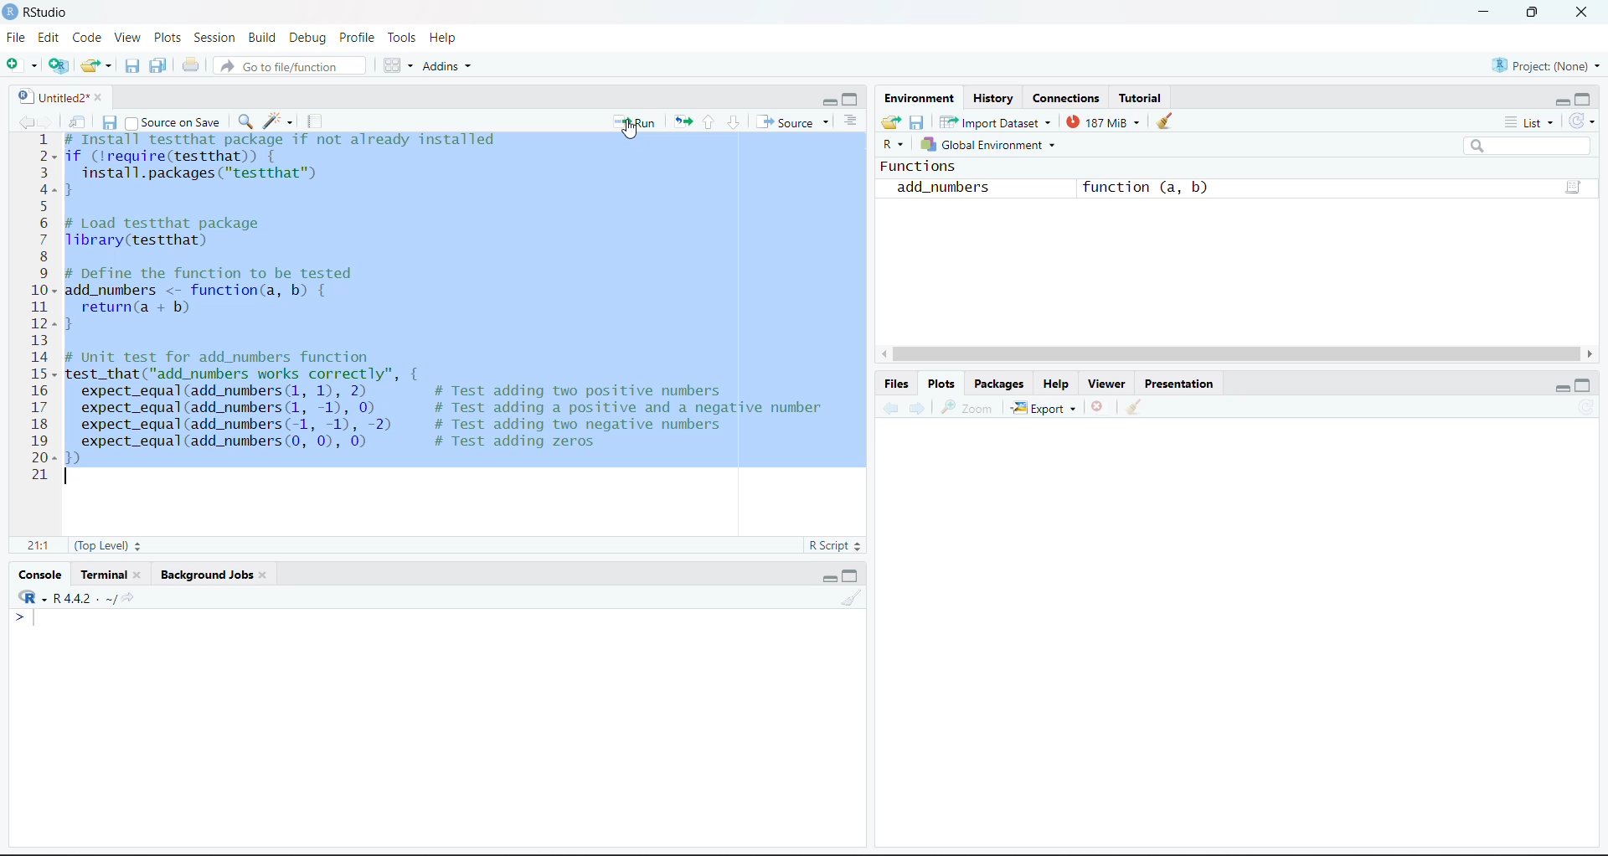 The image size is (1608, 856). I want to click on scroll left, so click(884, 353).